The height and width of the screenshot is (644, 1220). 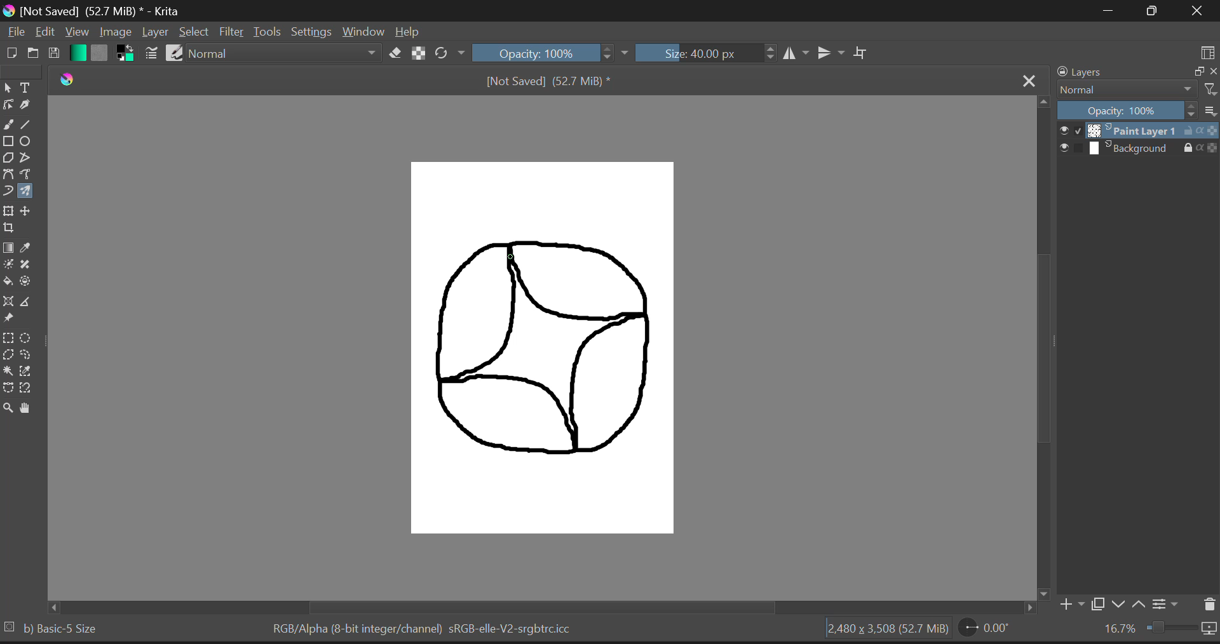 I want to click on , so click(x=1211, y=89).